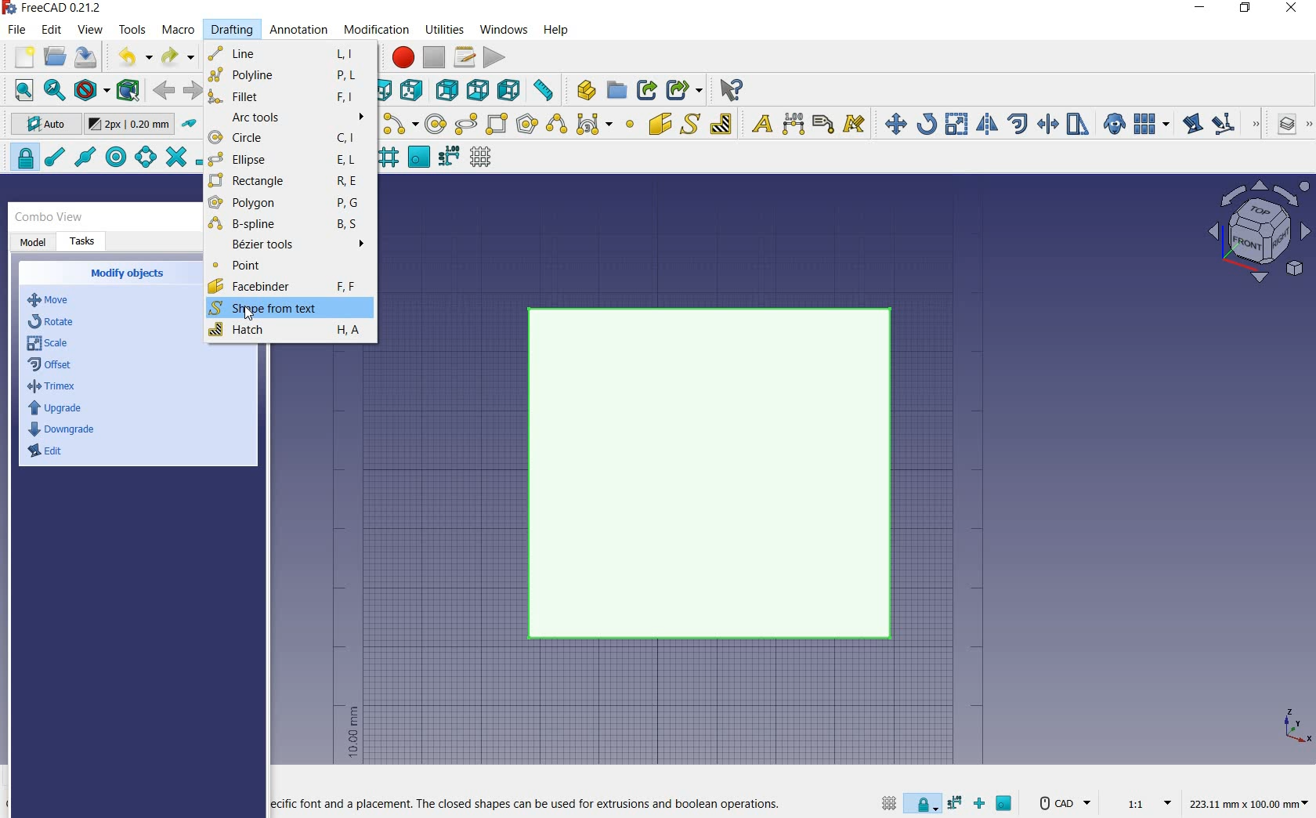 This screenshot has width=1316, height=818. What do you see at coordinates (290, 118) in the screenshot?
I see `arc tools` at bounding box center [290, 118].